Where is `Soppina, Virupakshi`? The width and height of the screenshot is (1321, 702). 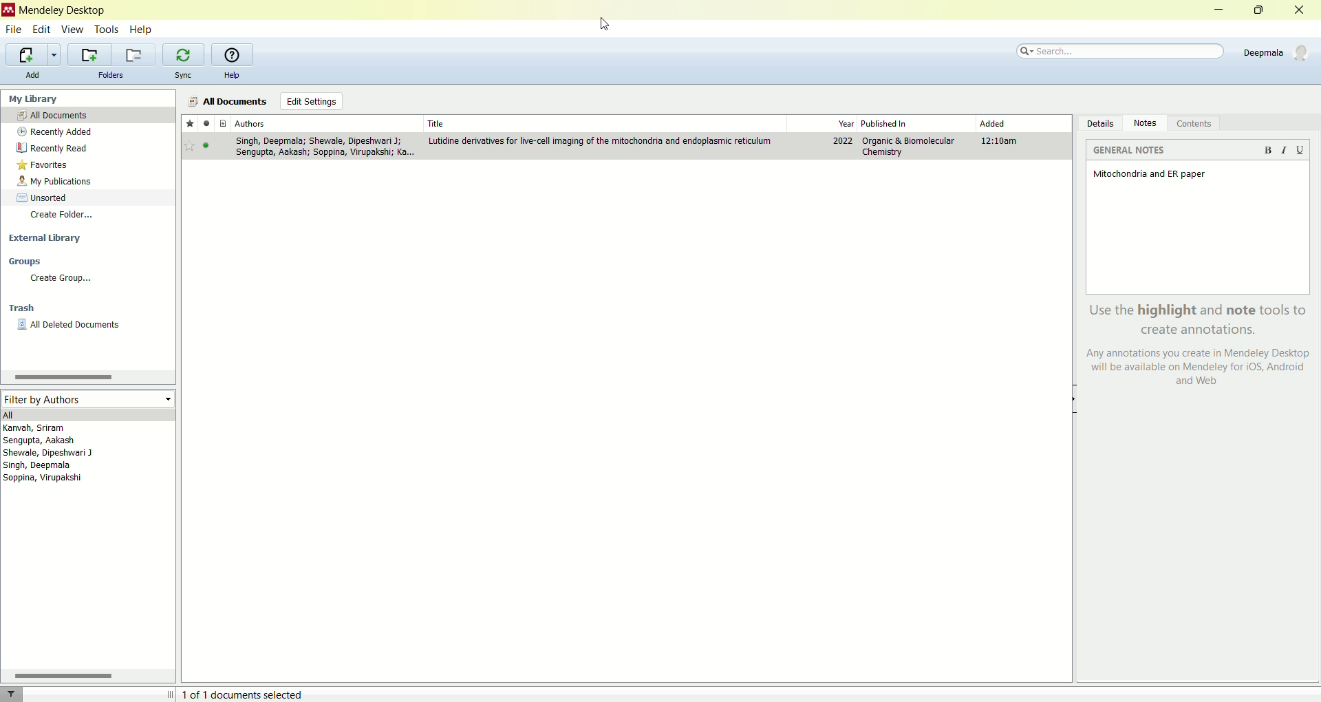 Soppina, Virupakshi is located at coordinates (43, 480).